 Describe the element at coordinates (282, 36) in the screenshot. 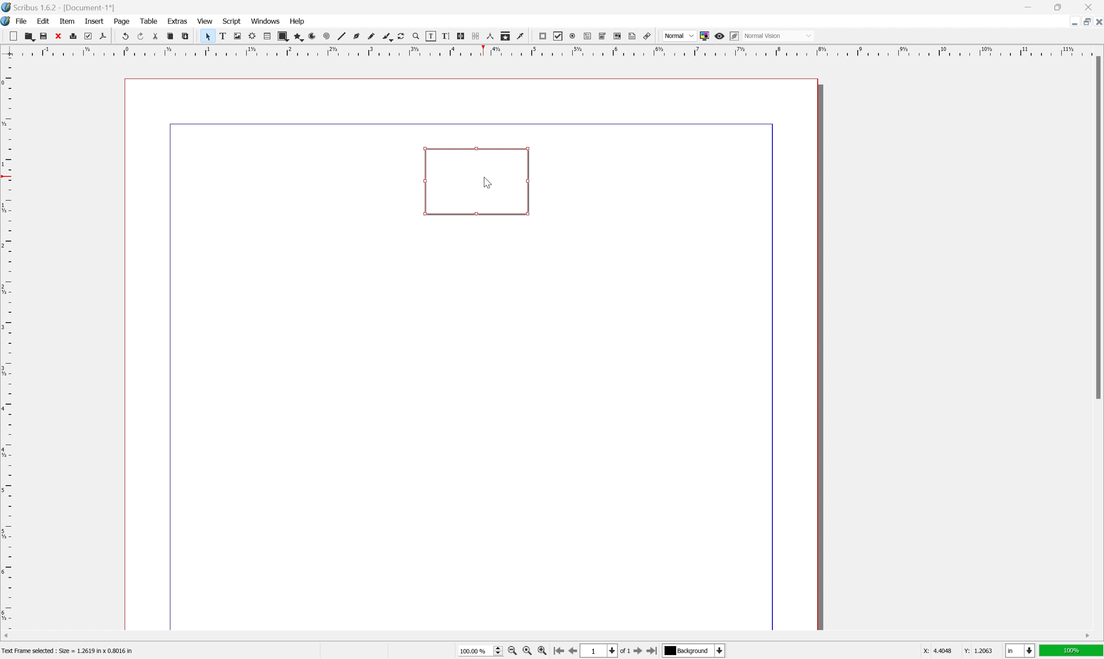

I see `shape` at that location.